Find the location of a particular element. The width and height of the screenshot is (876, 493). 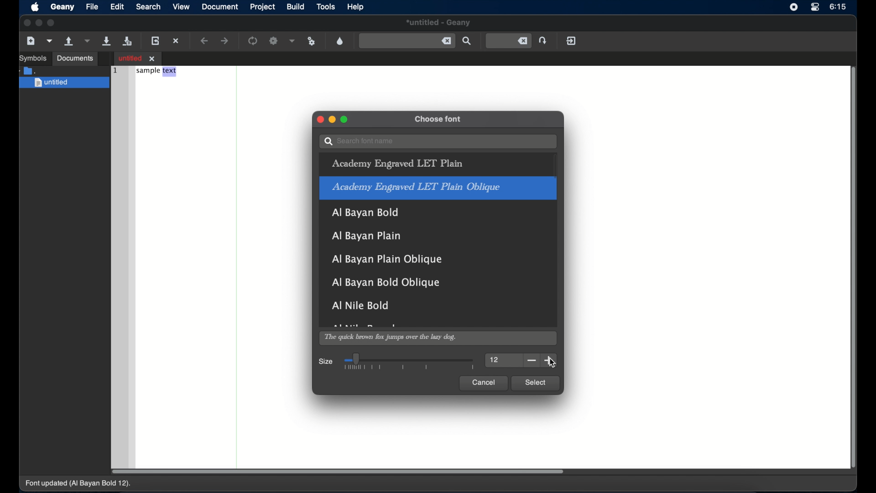

sample text is located at coordinates (157, 72).